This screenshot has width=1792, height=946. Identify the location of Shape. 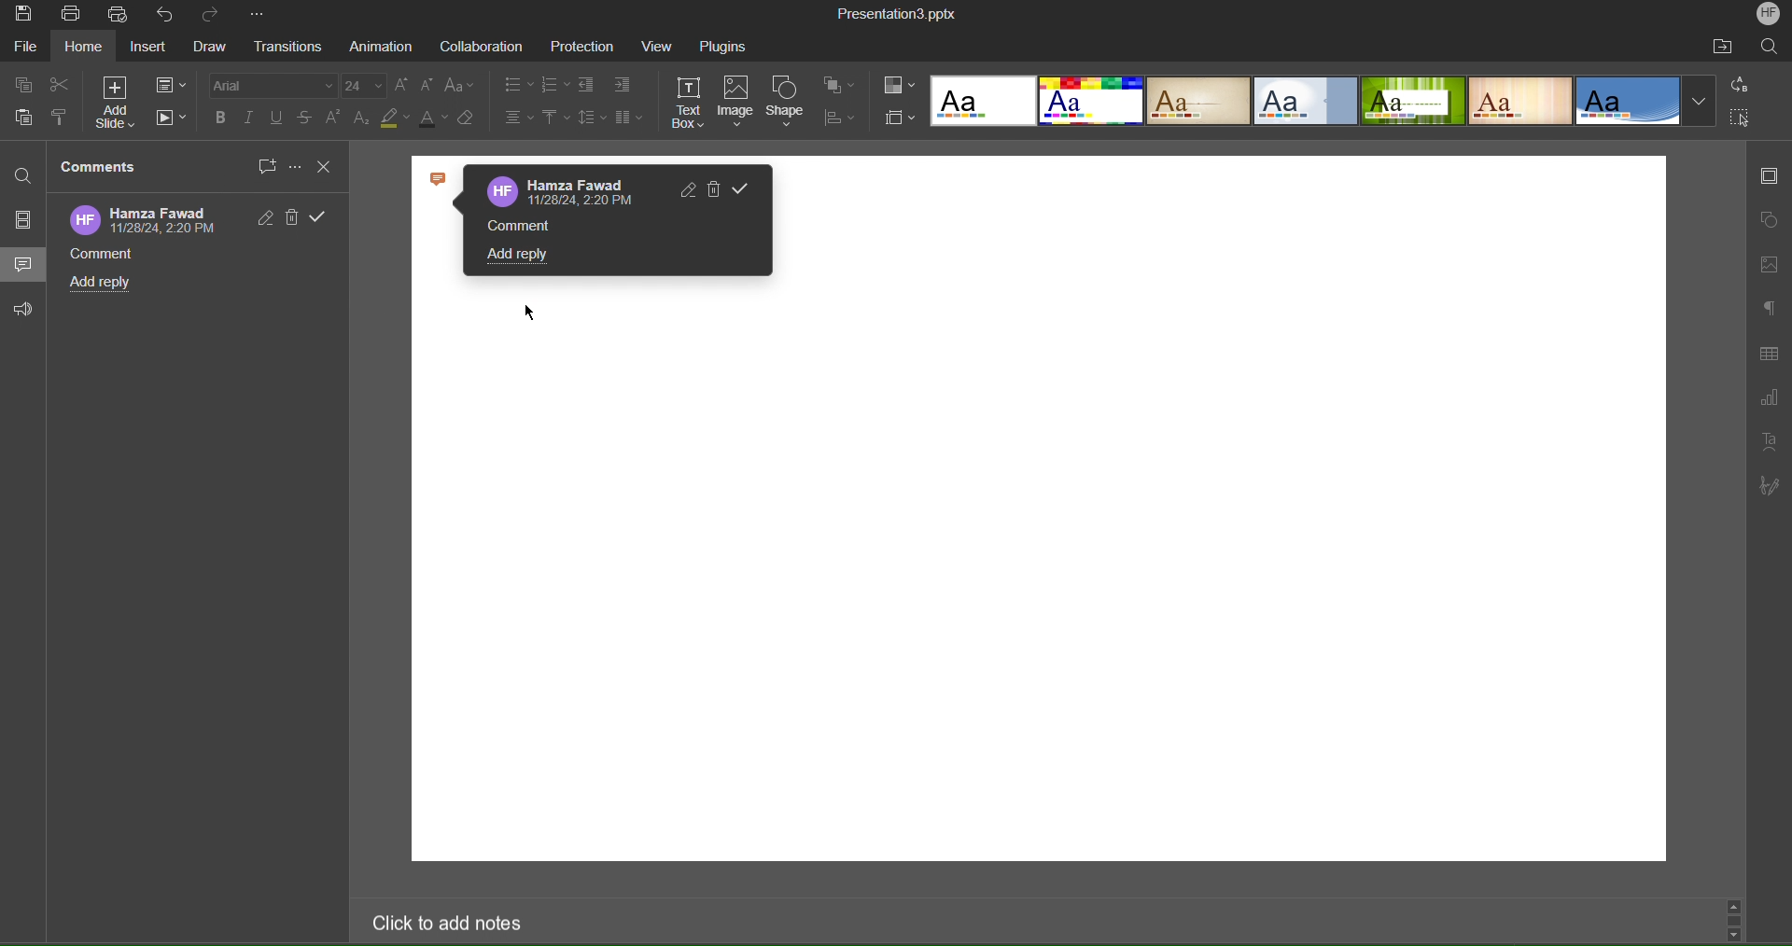
(790, 102).